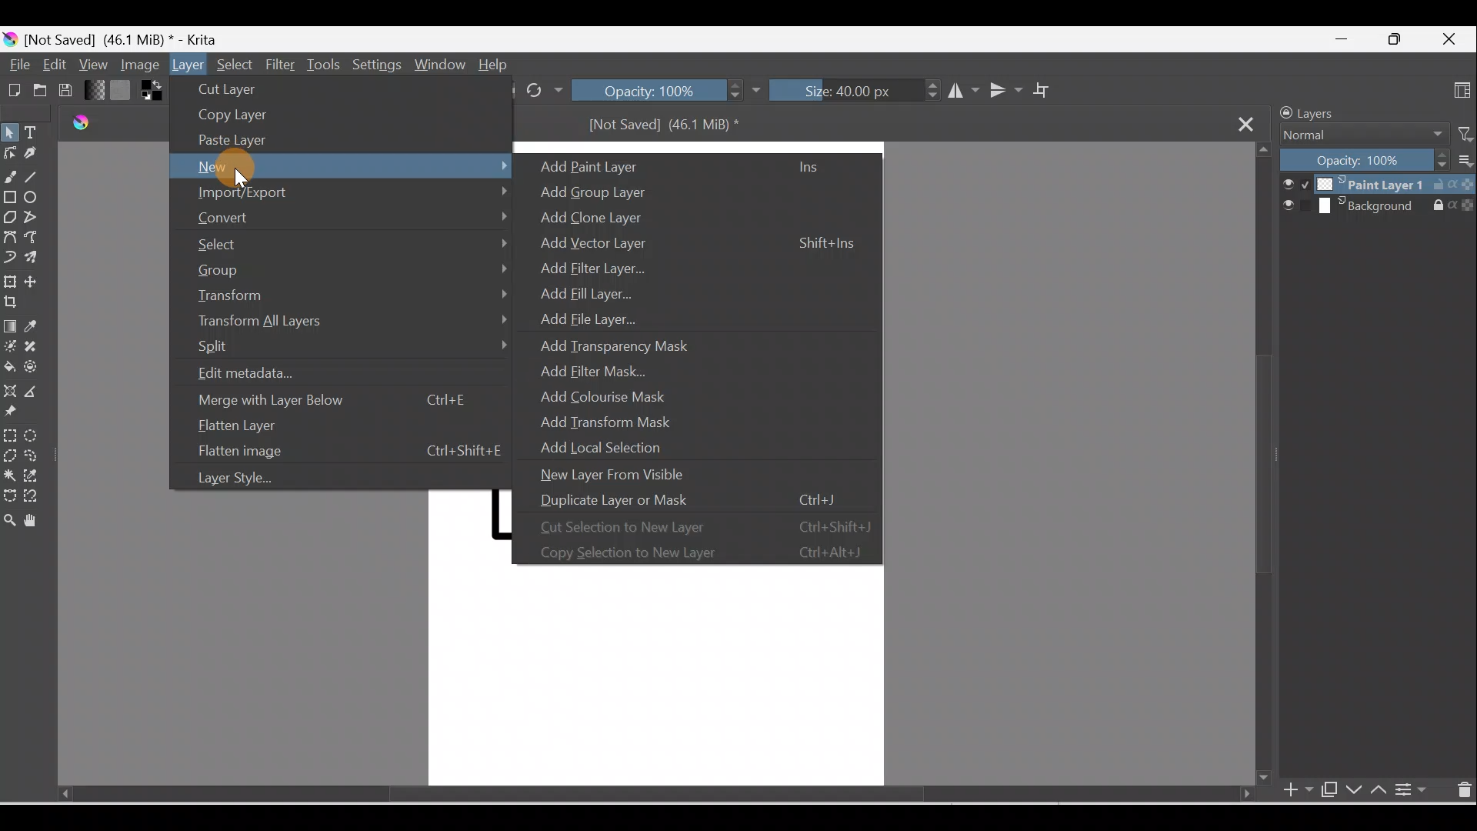  Describe the element at coordinates (1250, 124) in the screenshot. I see `Close tab` at that location.